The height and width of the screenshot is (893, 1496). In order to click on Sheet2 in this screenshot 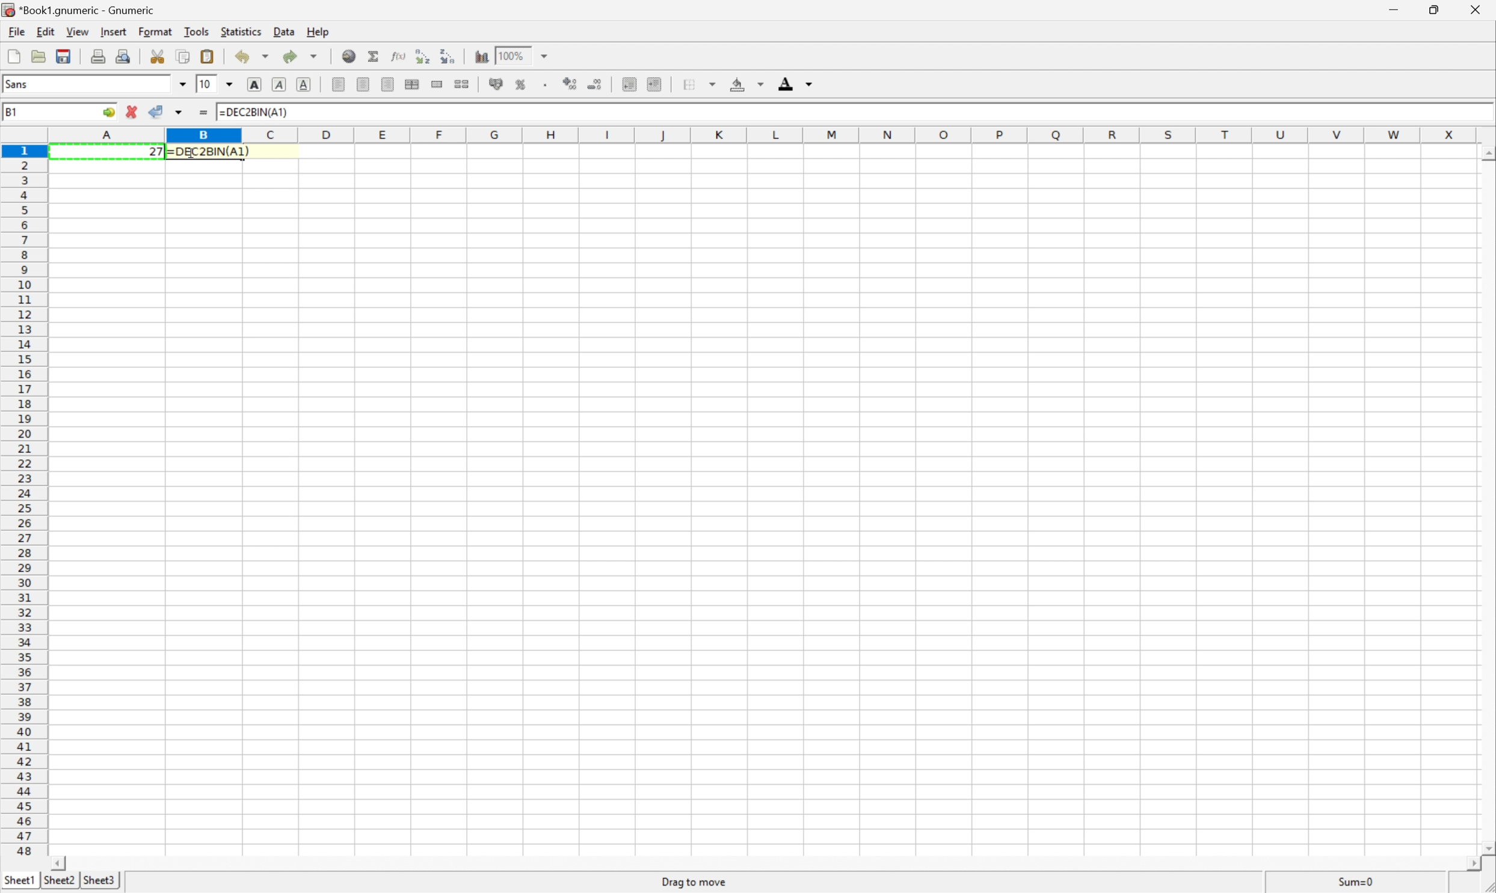, I will do `click(61, 885)`.